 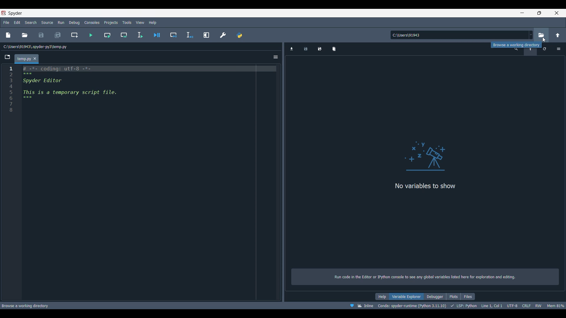 I want to click on Help menu, so click(x=152, y=22).